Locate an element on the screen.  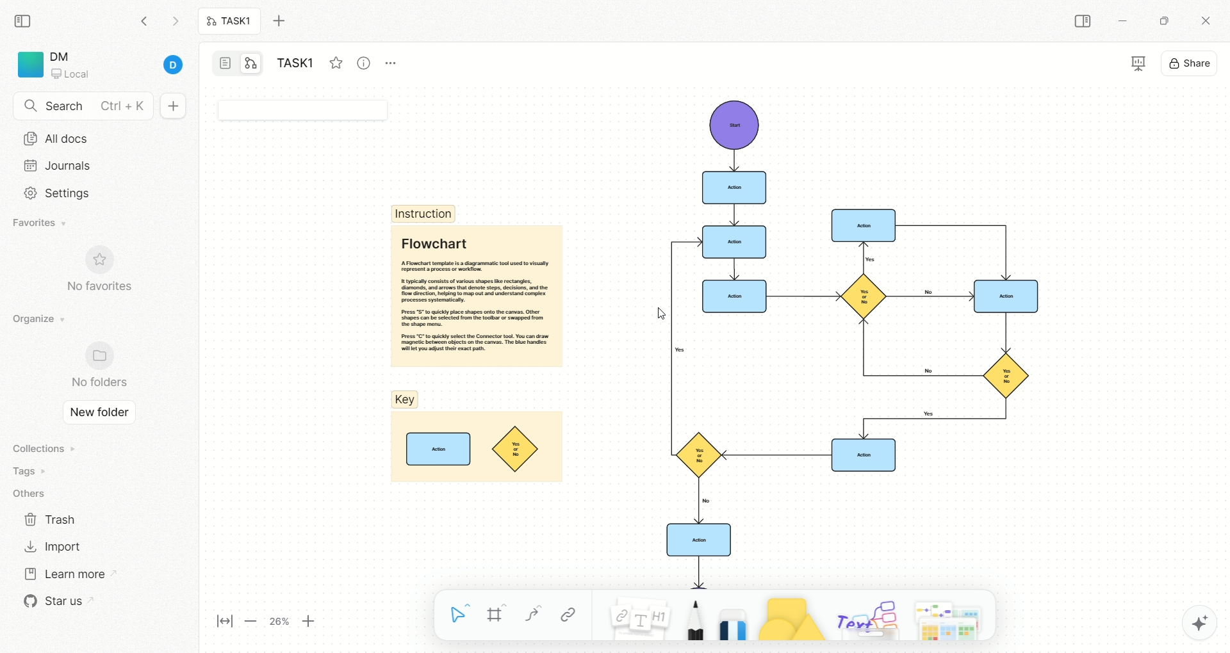
account details is located at coordinates (120, 66).